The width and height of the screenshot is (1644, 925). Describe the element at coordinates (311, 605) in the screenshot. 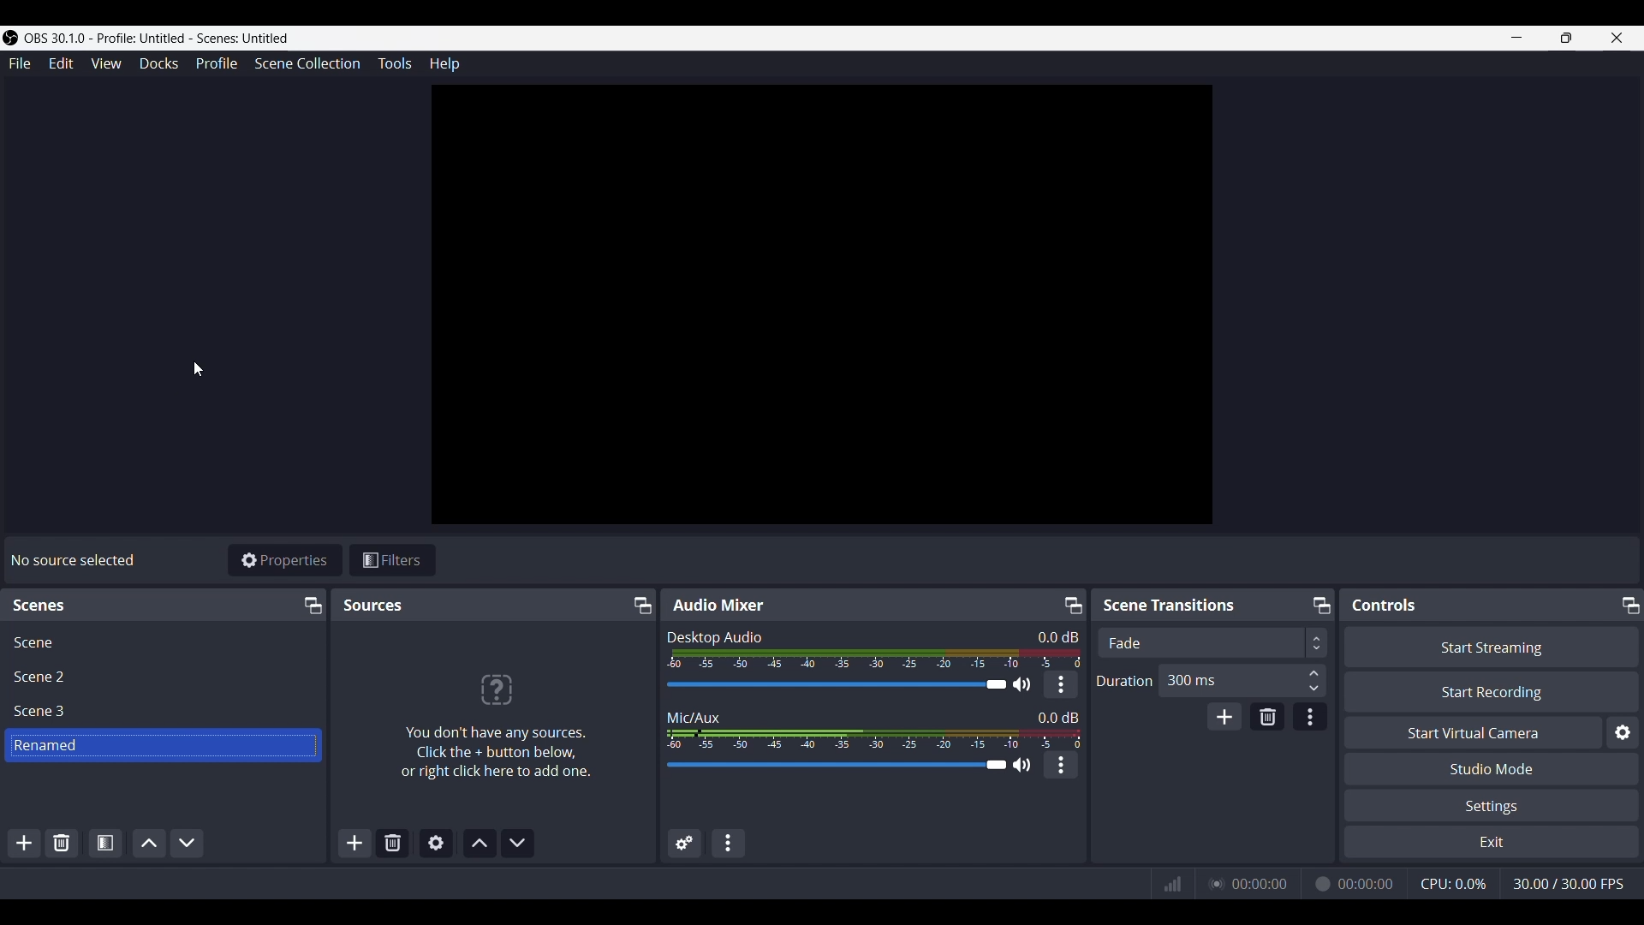

I see ` Undock/Pop-out icon` at that location.